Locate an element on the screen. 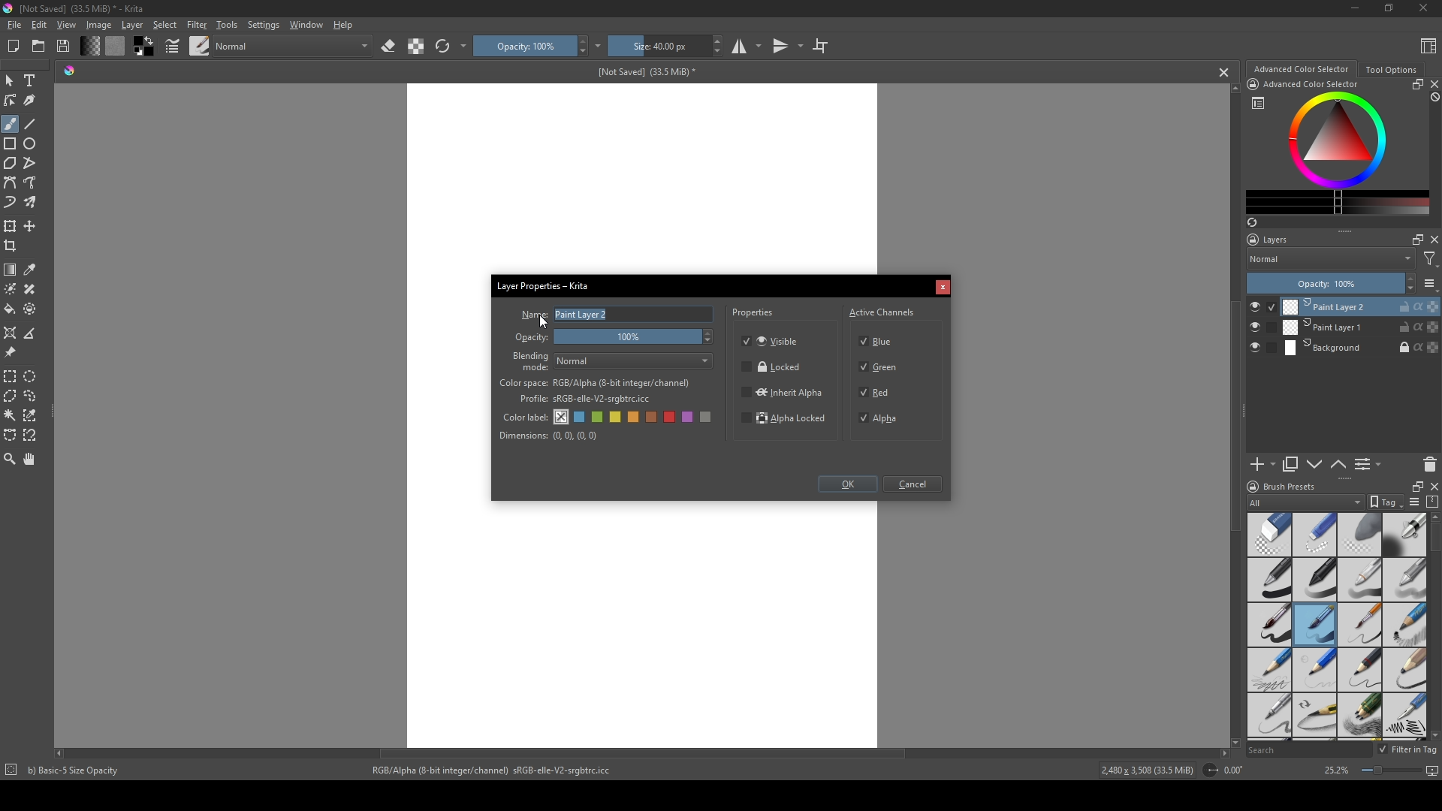 The width and height of the screenshot is (1442, 811). dynamic brush is located at coordinates (11, 204).